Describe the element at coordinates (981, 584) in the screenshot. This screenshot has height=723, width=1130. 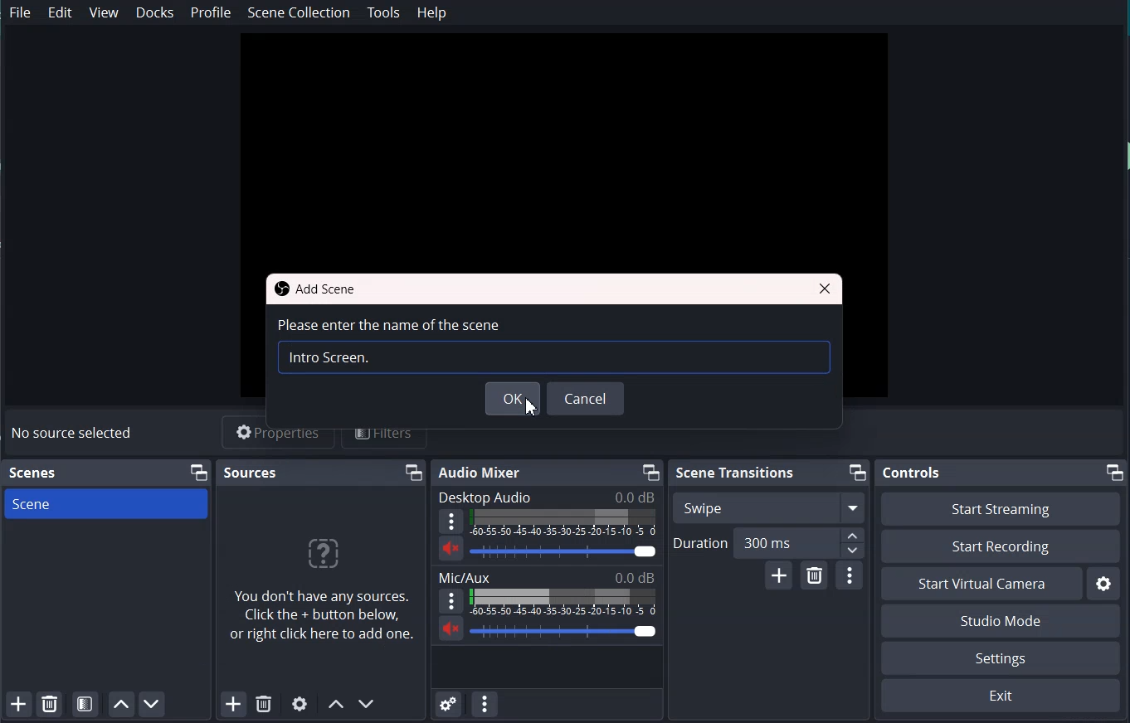
I see `Start Virtual Camera` at that location.